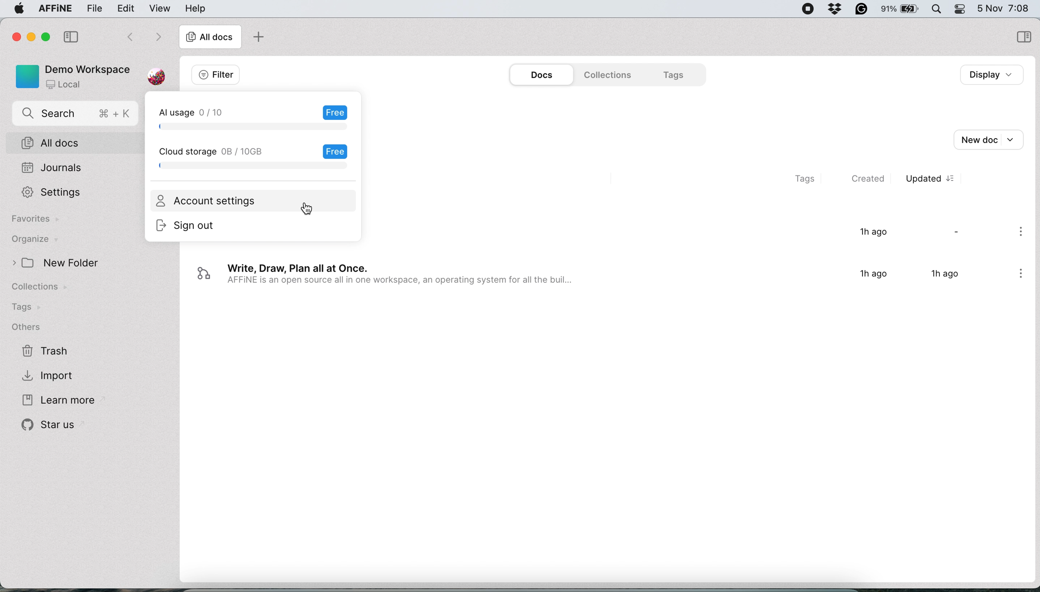  Describe the element at coordinates (47, 353) in the screenshot. I see `trash` at that location.